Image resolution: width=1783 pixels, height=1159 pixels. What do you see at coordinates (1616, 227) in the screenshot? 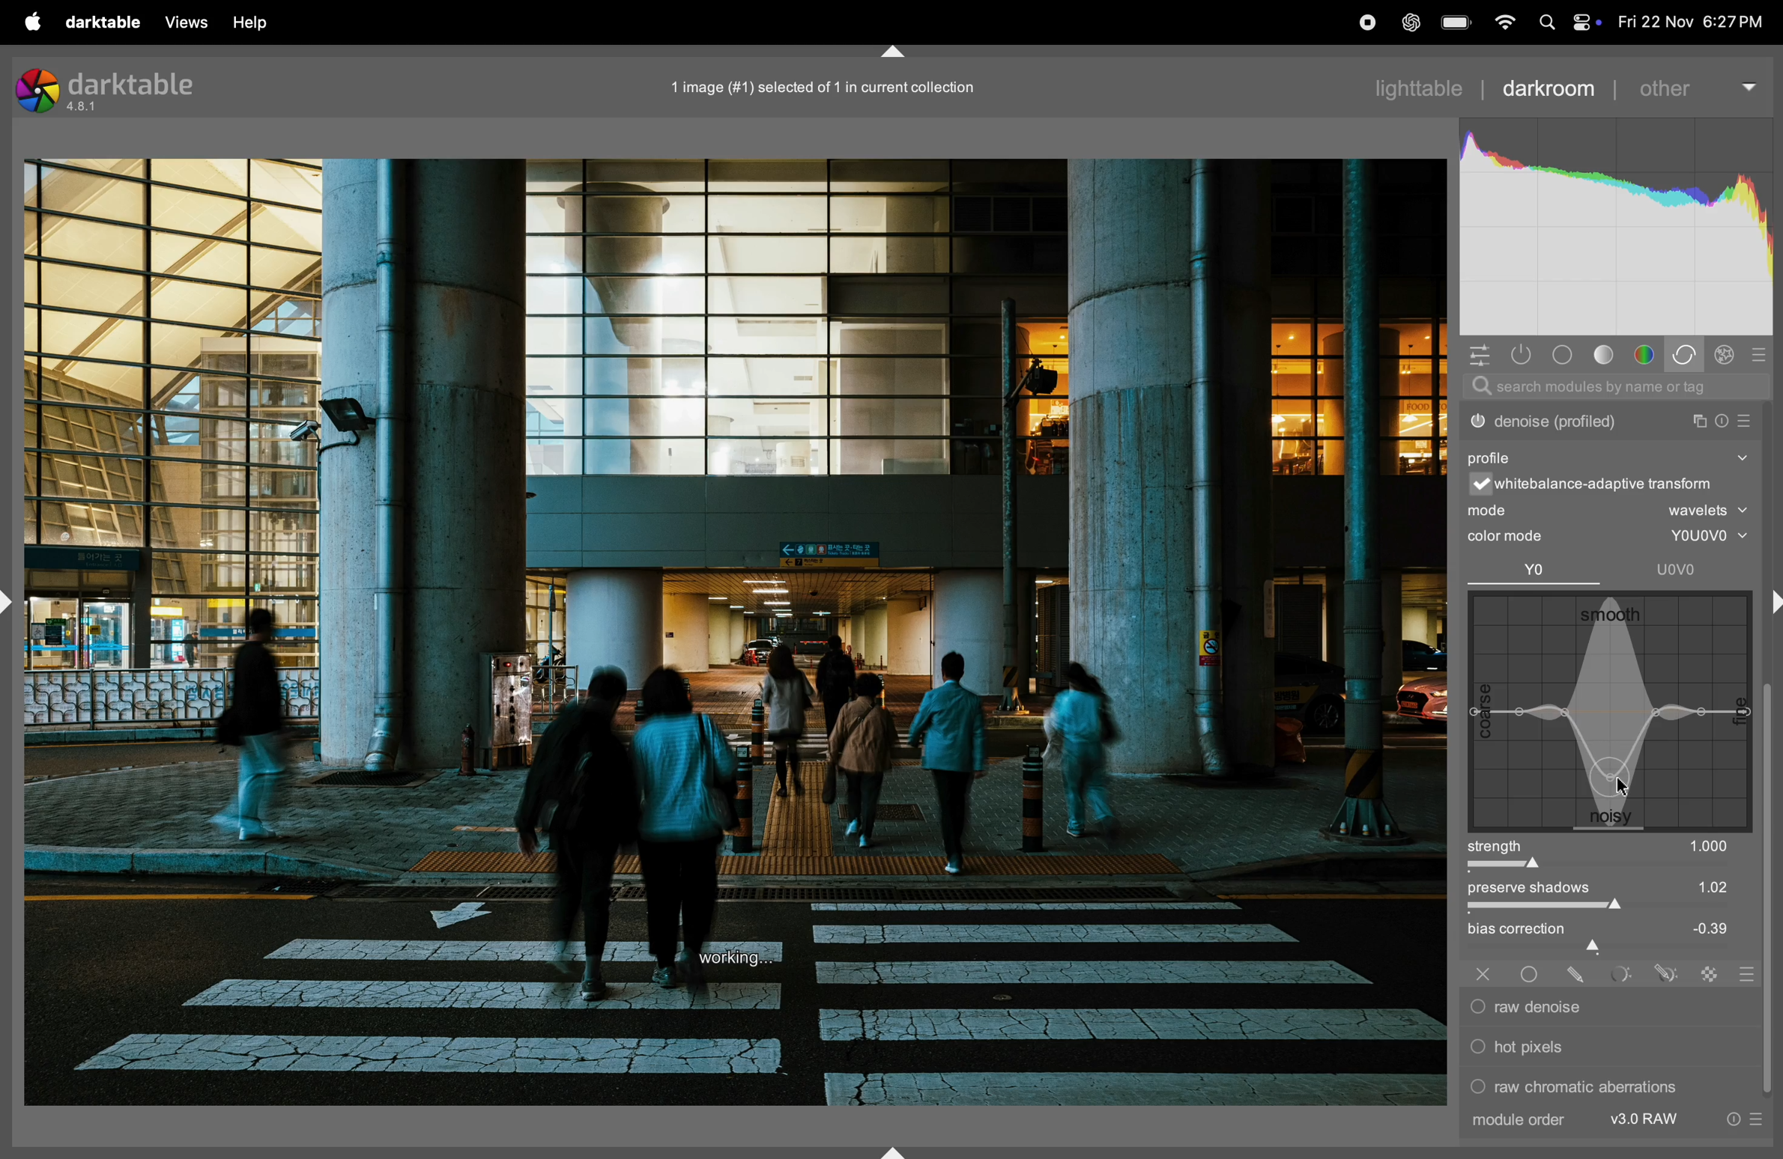
I see `histogram` at bounding box center [1616, 227].